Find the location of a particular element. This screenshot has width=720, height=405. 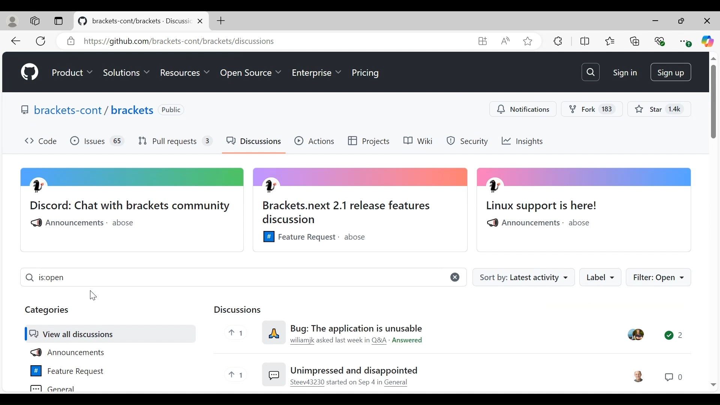

Sign in is located at coordinates (624, 72).